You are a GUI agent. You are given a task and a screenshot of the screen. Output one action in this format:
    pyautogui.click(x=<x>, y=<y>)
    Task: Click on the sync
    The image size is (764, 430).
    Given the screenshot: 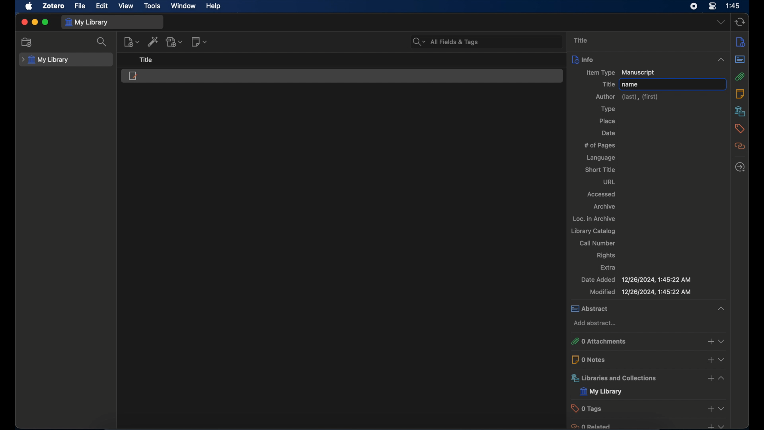 What is the action you would take?
    pyautogui.click(x=739, y=23)
    